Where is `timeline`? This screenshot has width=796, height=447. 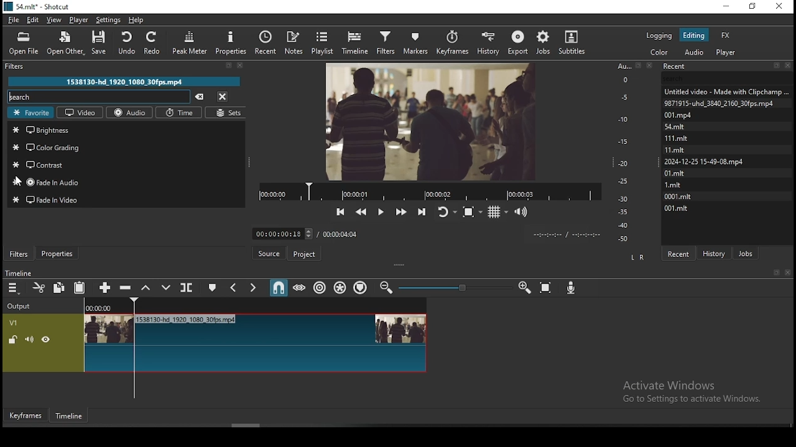 timeline is located at coordinates (357, 42).